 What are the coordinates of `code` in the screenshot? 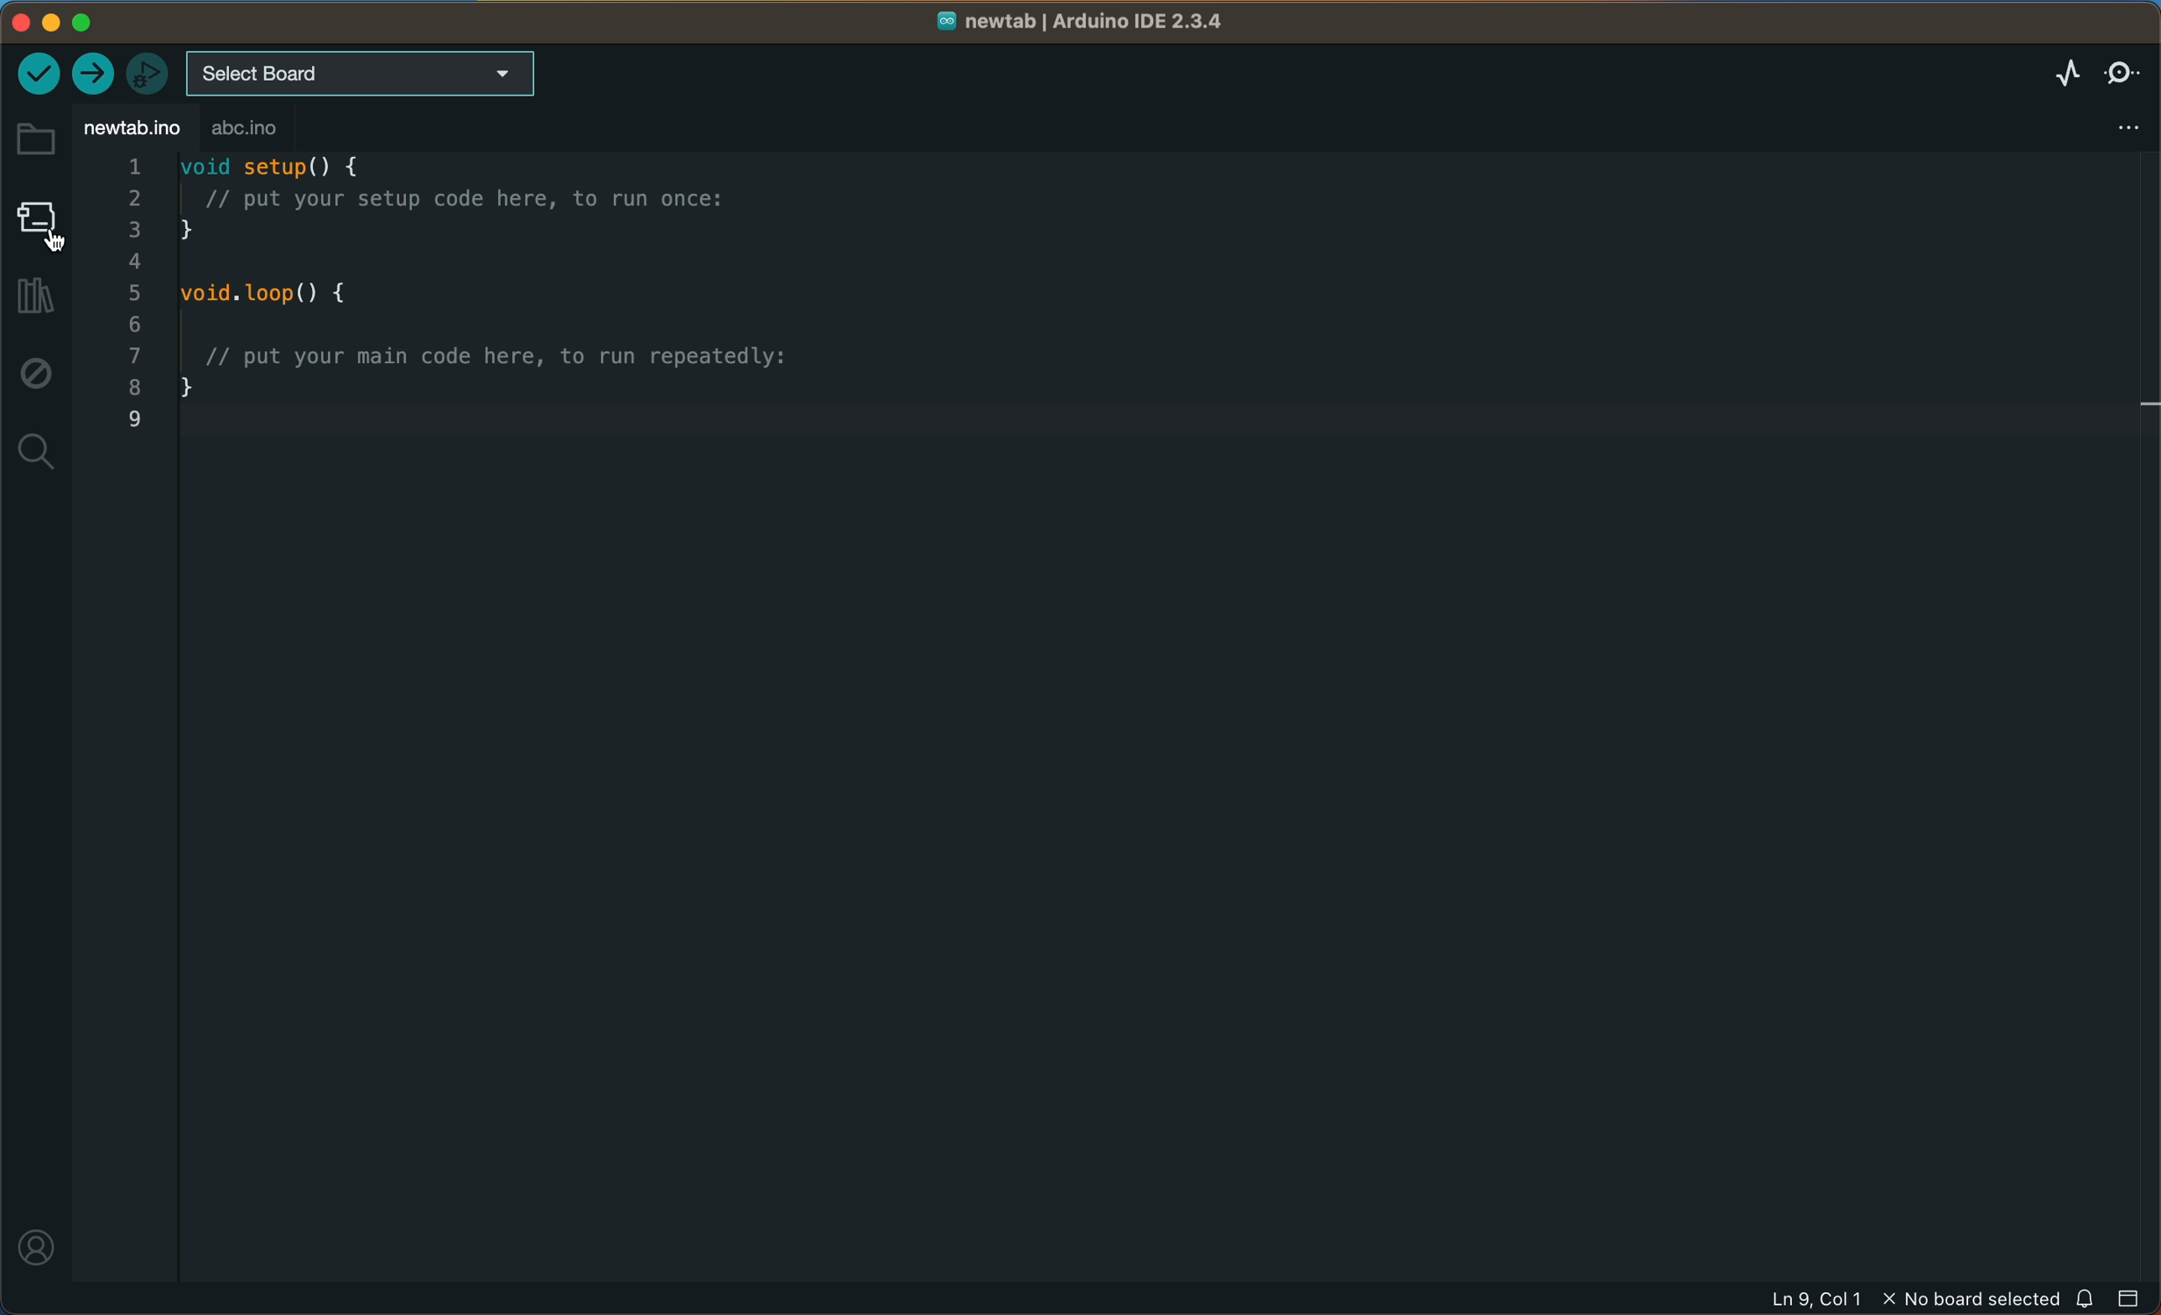 It's located at (527, 314).